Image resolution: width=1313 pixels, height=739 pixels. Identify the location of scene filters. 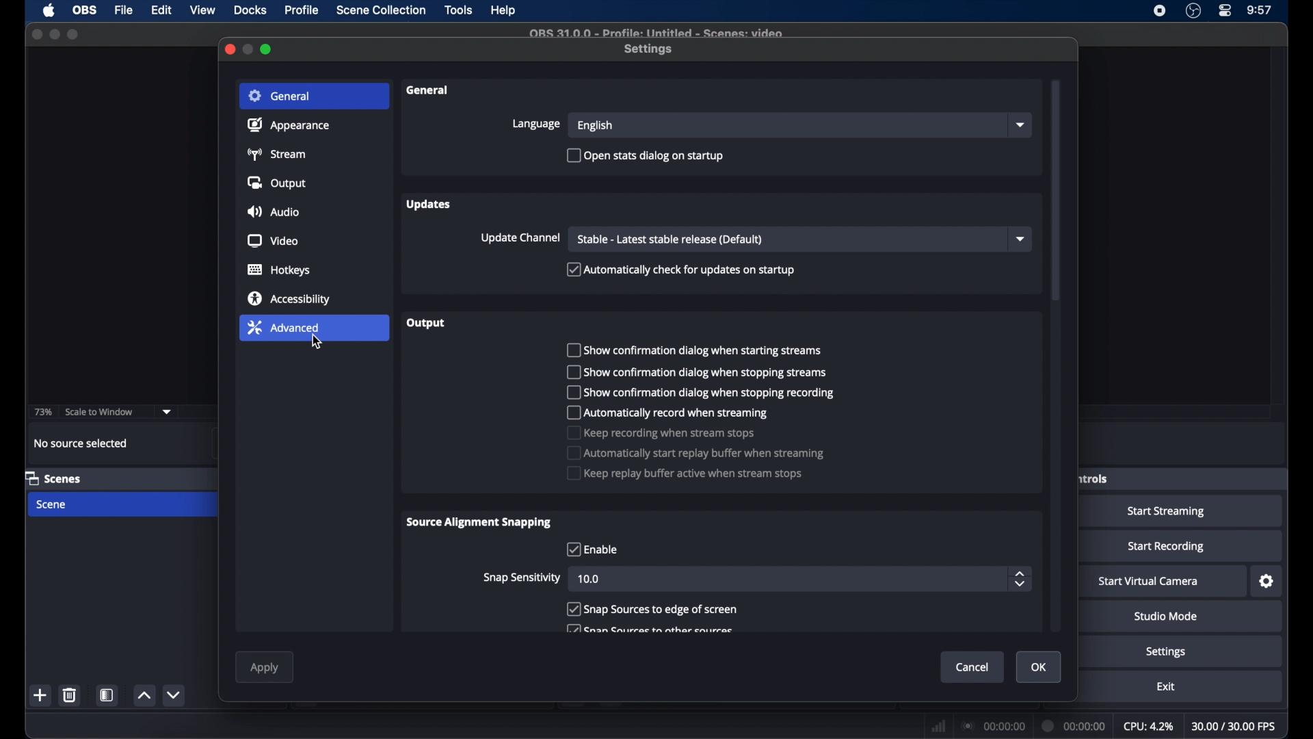
(107, 695).